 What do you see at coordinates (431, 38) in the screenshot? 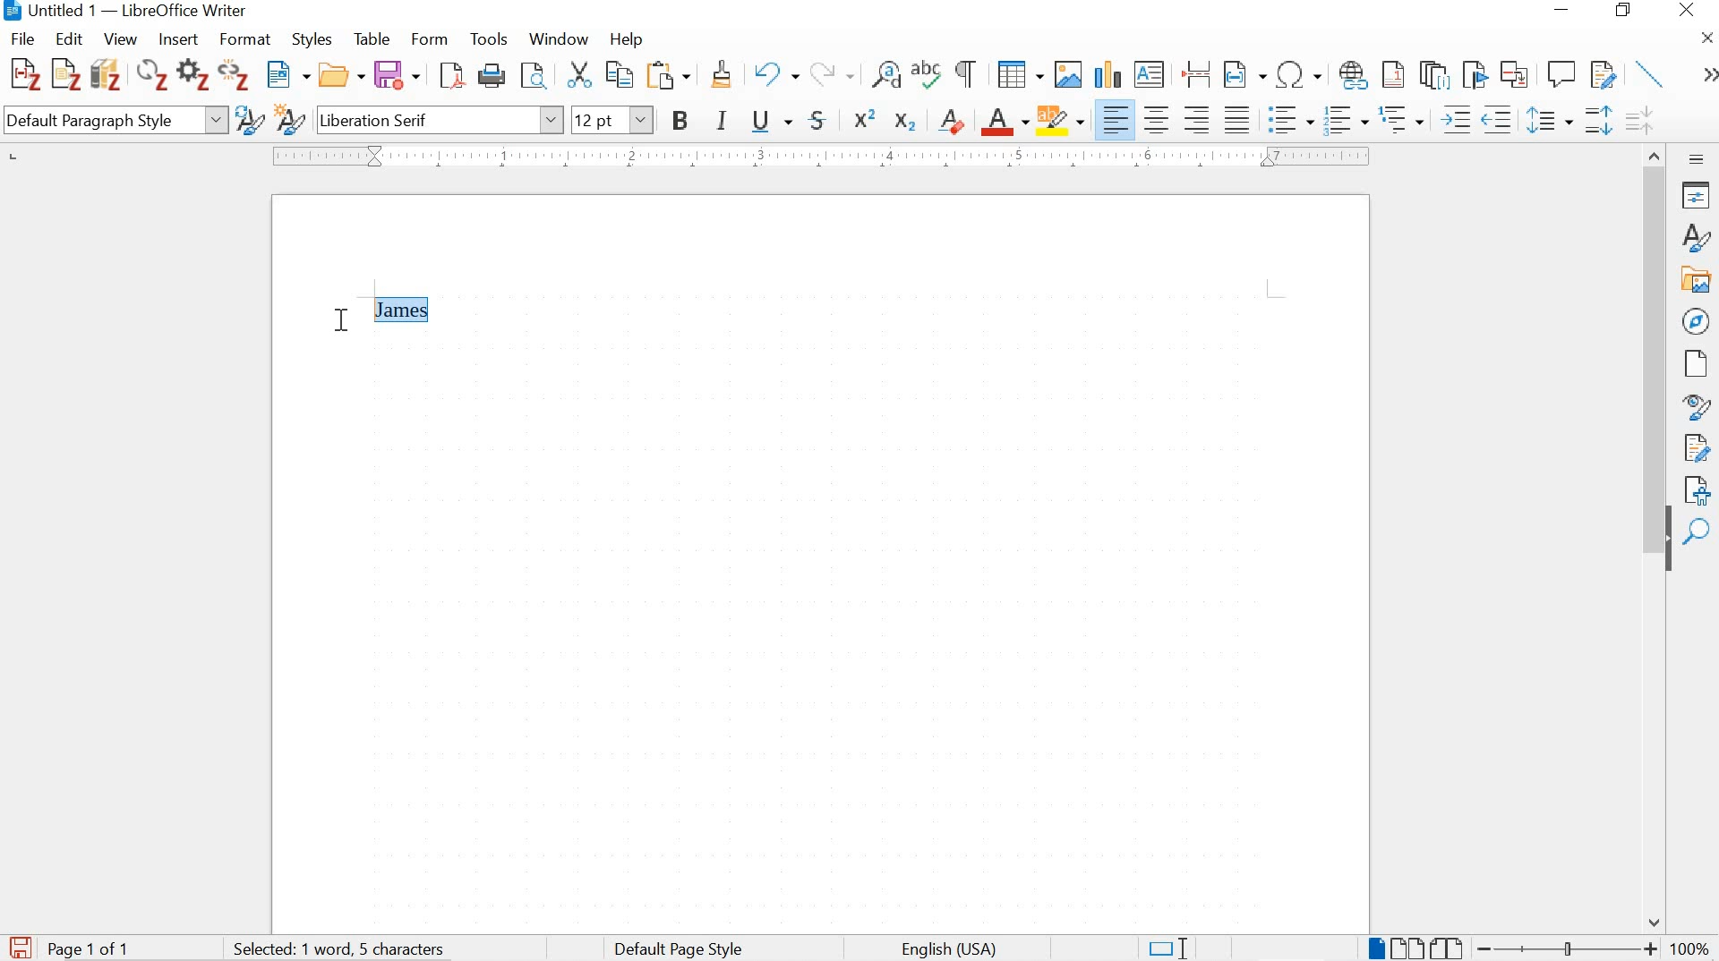
I see `form` at bounding box center [431, 38].